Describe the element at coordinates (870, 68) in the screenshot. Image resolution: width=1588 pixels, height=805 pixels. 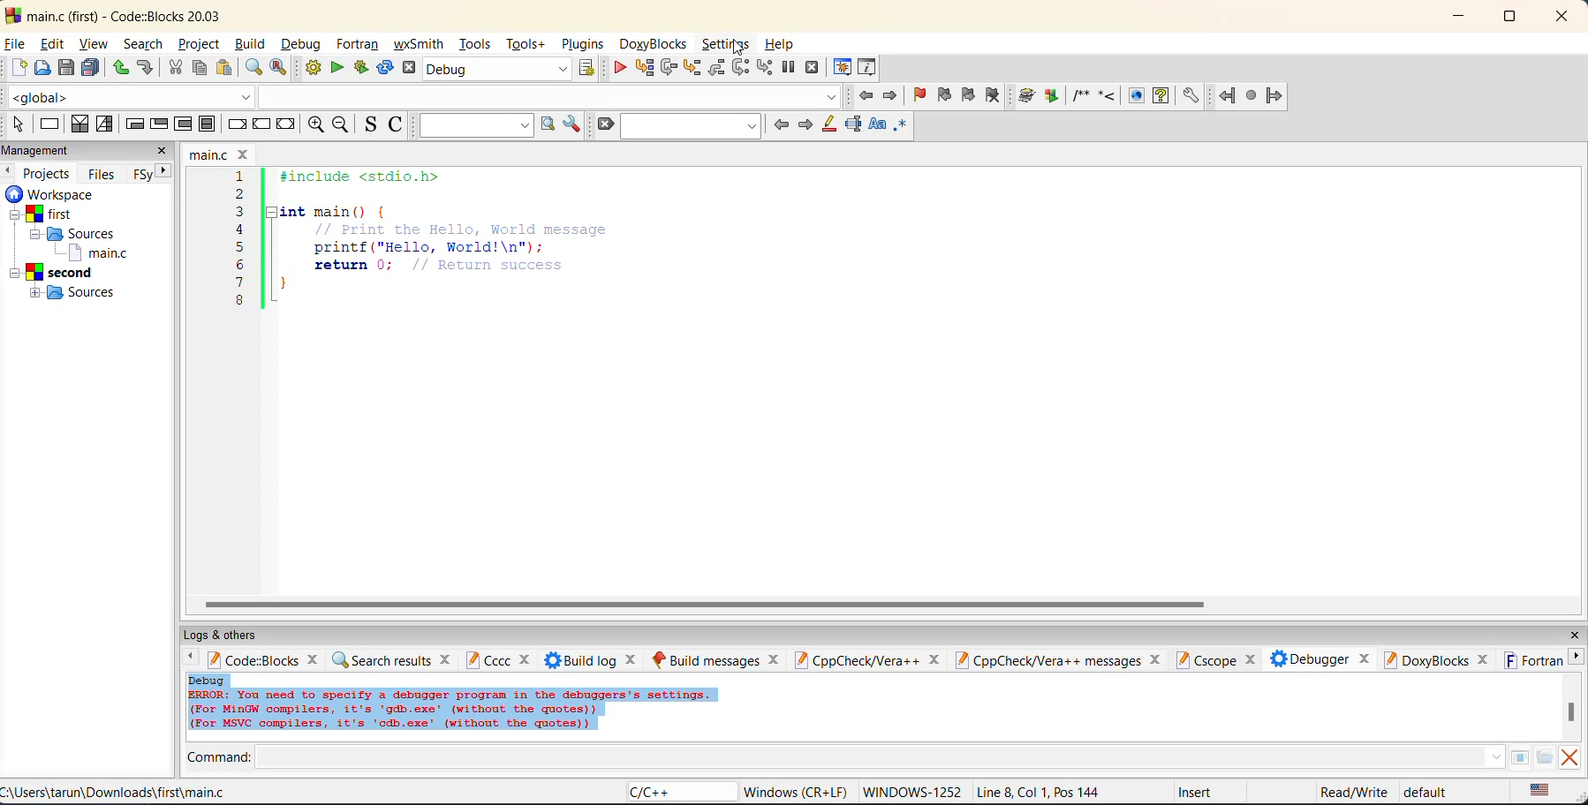
I see `various info` at that location.